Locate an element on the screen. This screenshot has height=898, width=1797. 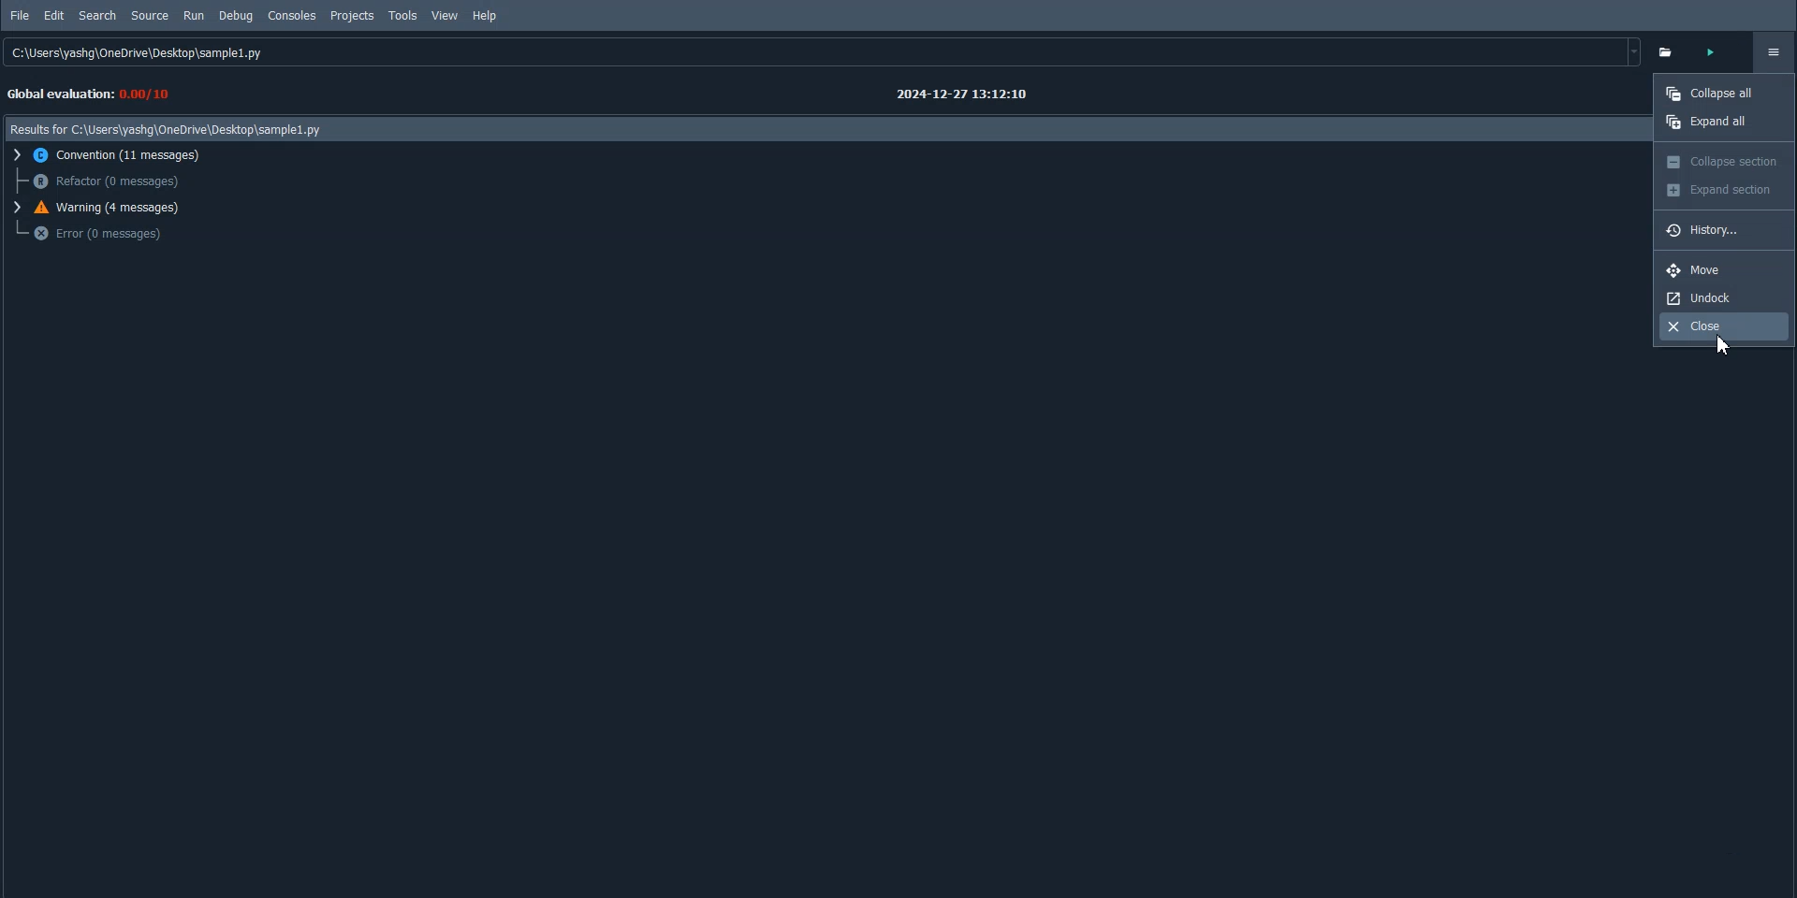
File is located at coordinates (21, 16).